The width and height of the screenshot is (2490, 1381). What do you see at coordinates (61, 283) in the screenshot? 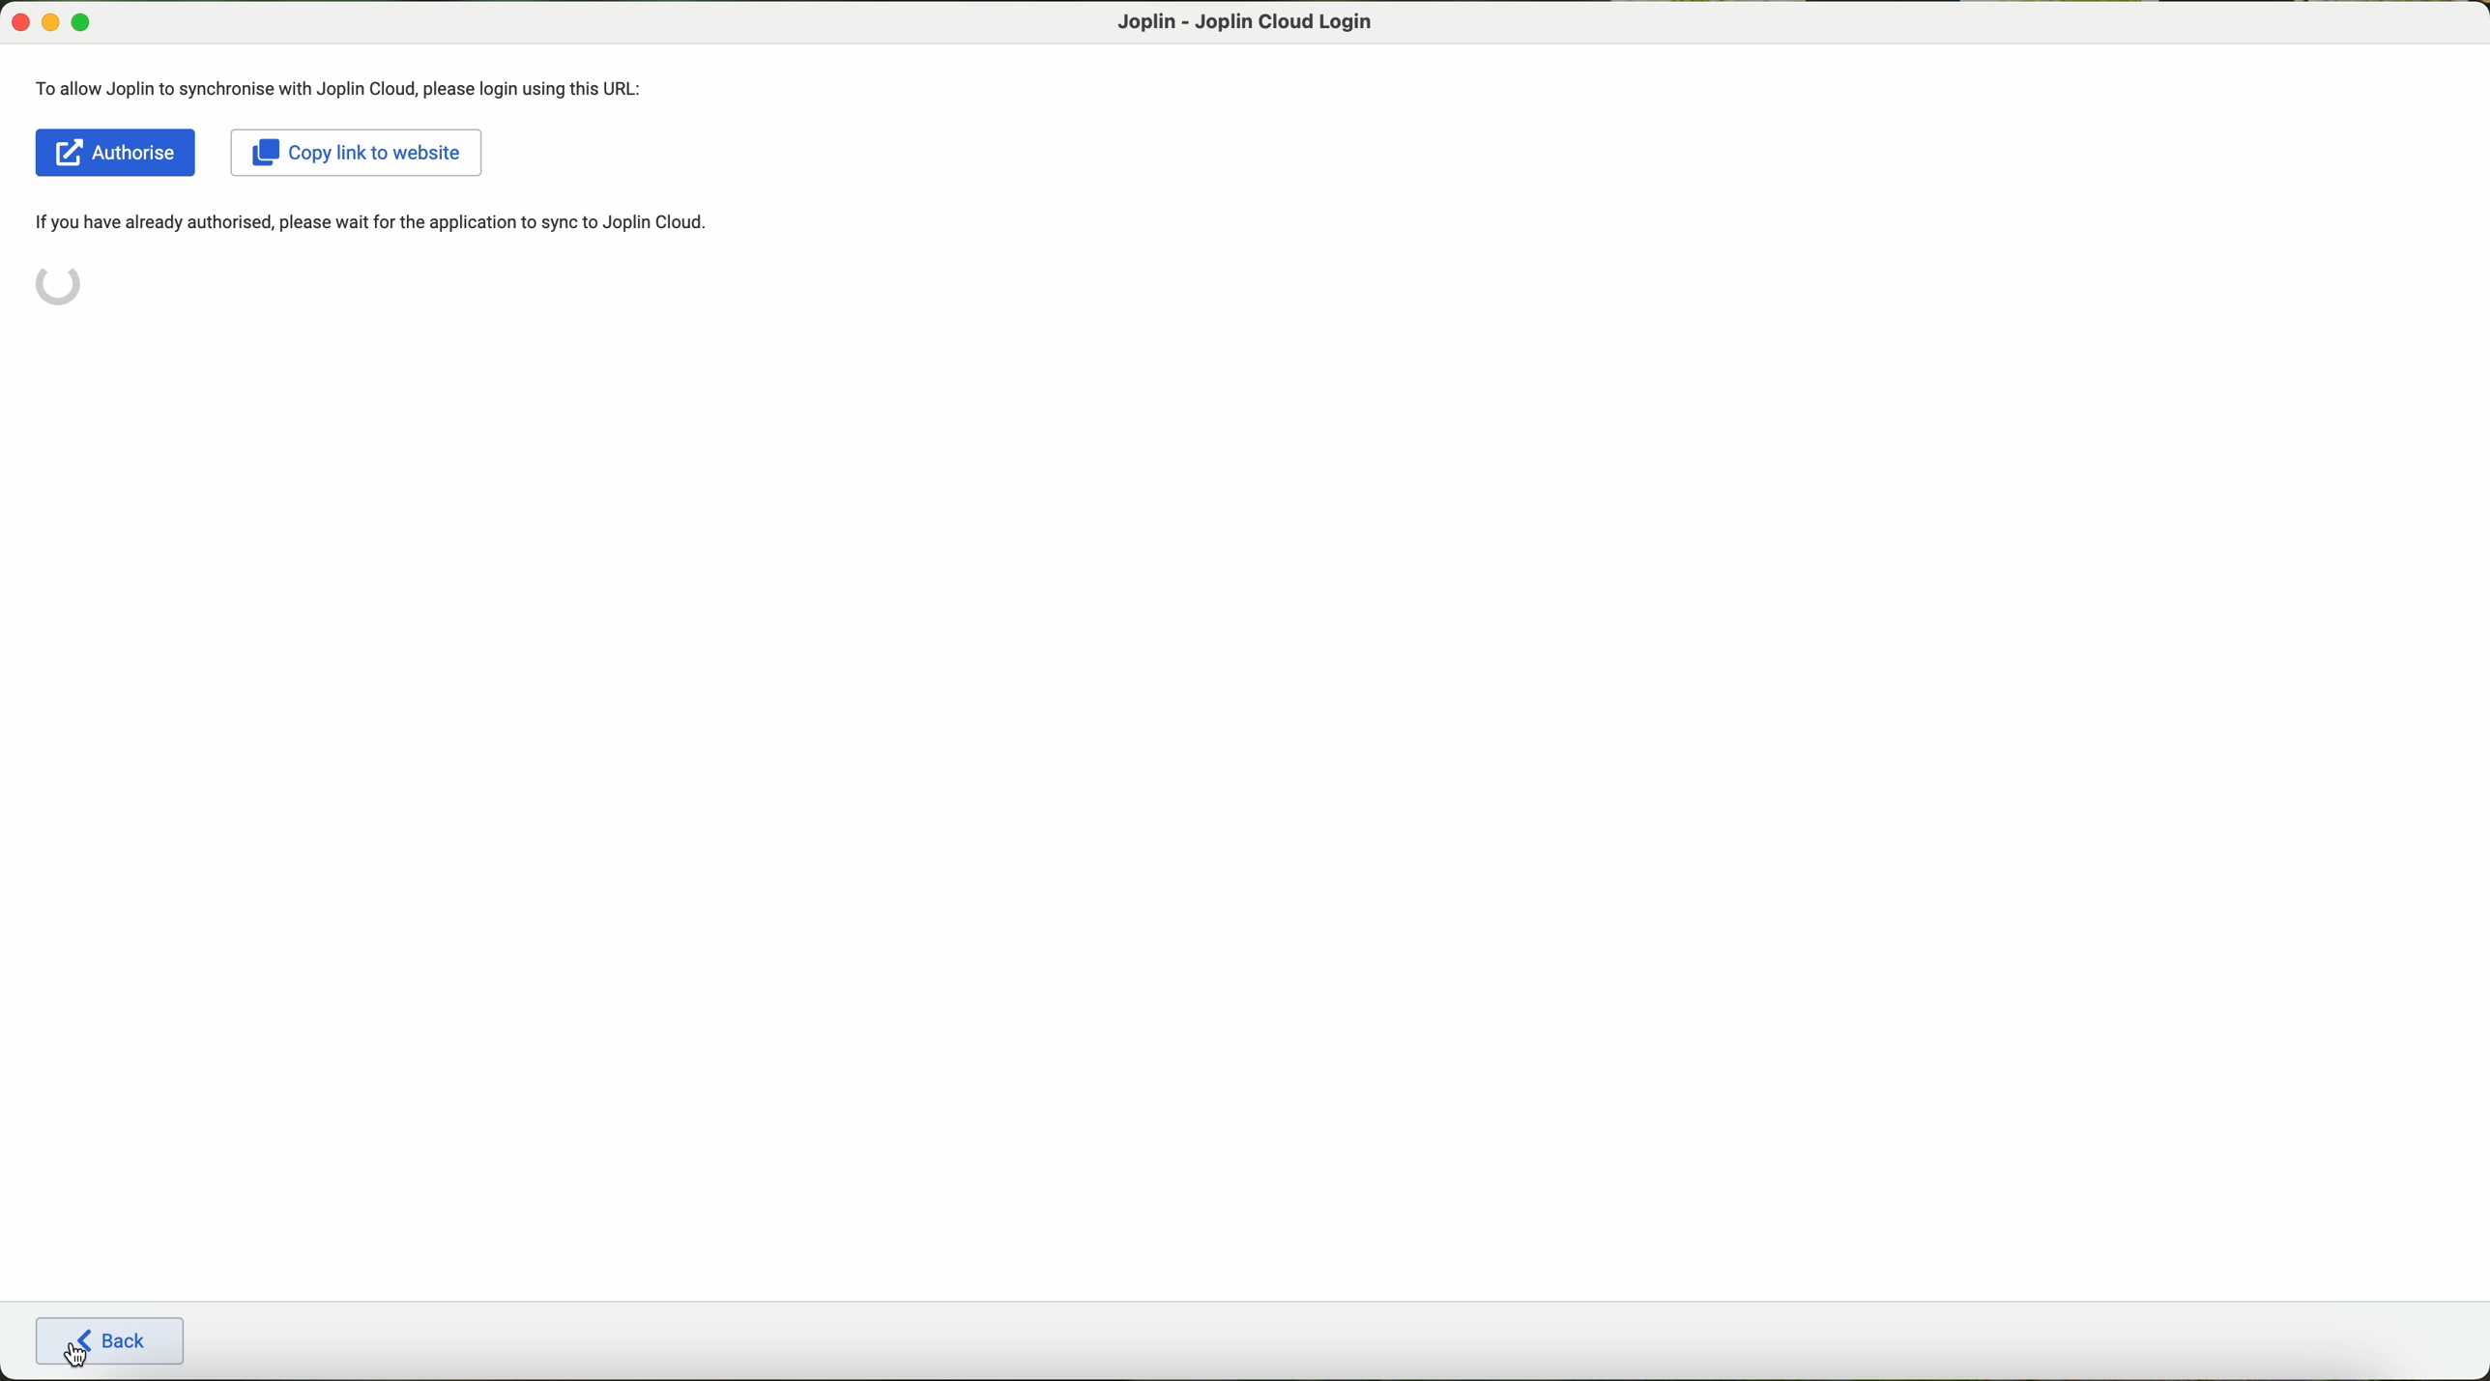
I see `loading icon` at bounding box center [61, 283].